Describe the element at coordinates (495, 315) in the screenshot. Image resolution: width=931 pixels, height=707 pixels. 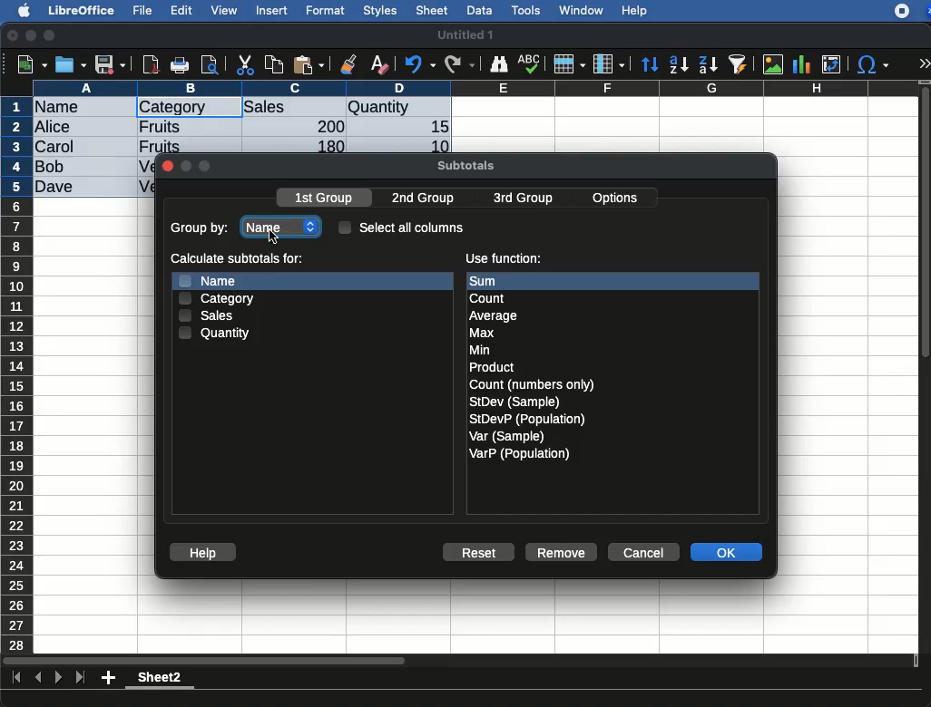
I see `Average` at that location.